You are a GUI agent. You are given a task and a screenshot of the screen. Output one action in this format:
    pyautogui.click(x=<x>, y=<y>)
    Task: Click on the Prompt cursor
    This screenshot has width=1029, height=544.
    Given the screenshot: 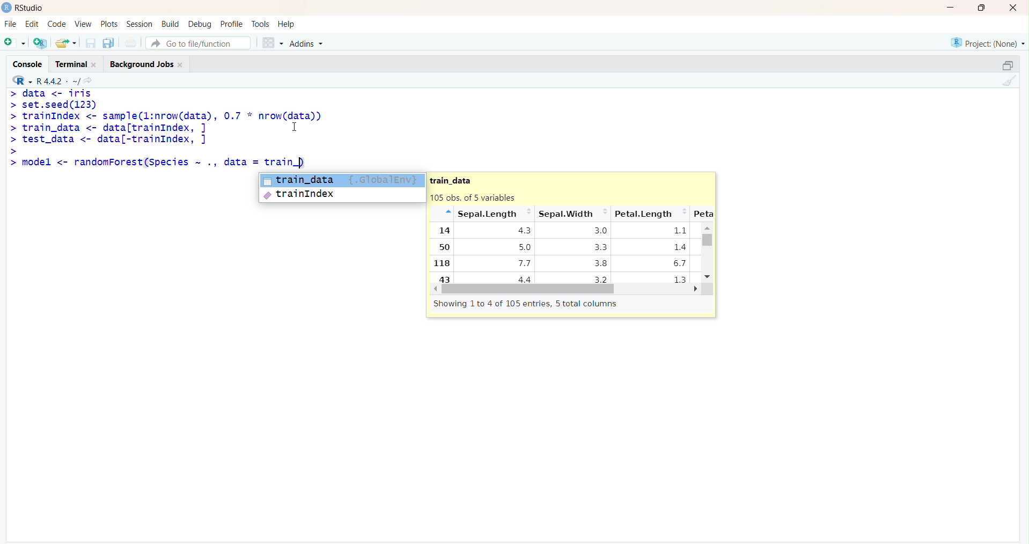 What is the action you would take?
    pyautogui.click(x=10, y=162)
    